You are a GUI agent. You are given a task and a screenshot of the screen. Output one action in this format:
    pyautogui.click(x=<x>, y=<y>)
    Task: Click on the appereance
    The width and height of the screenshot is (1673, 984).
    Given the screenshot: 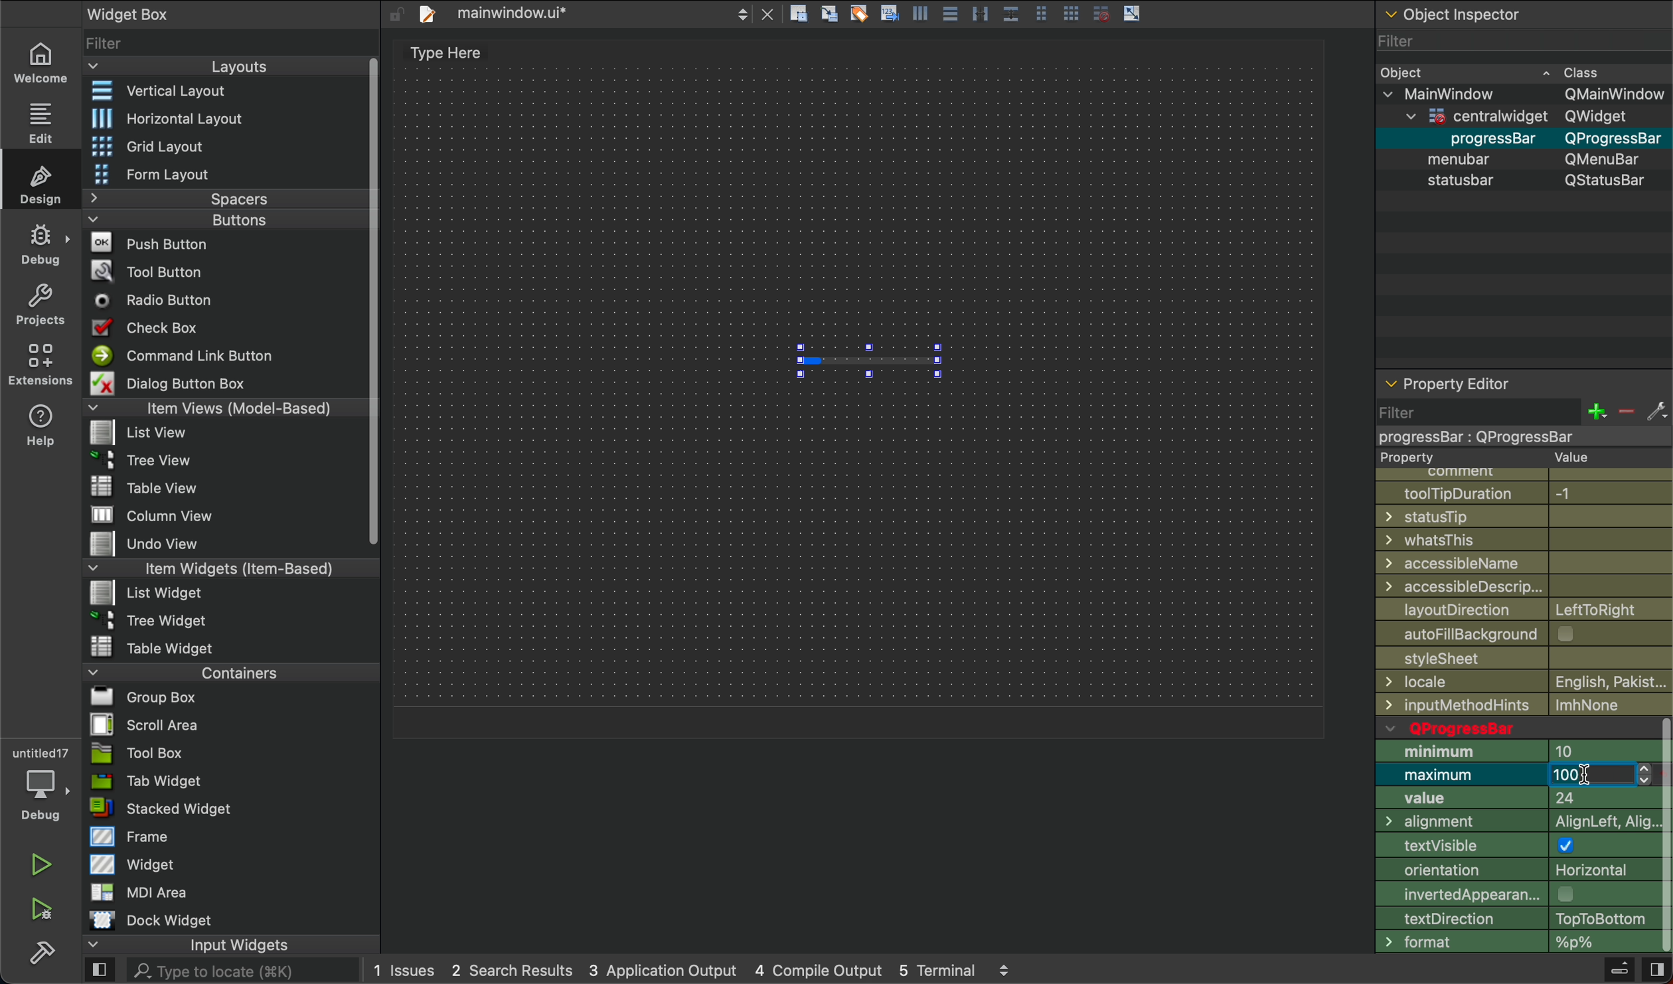 What is the action you would take?
    pyautogui.click(x=1514, y=894)
    